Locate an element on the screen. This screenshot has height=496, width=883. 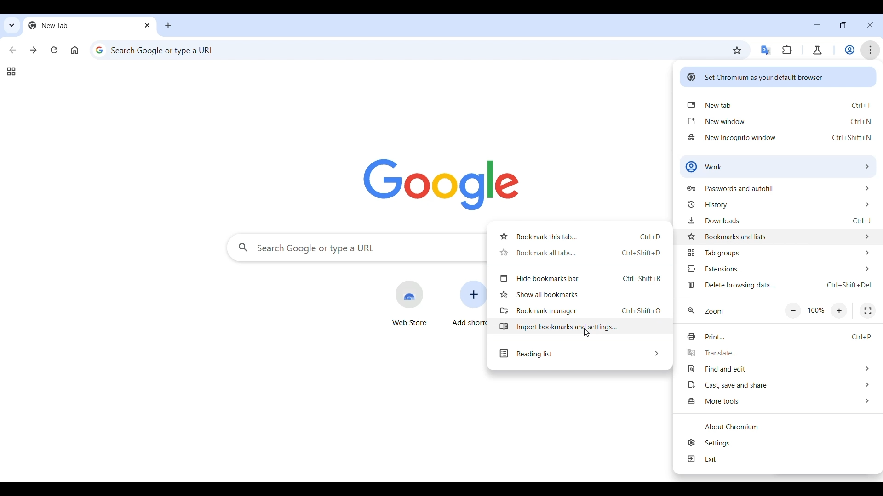
Tab groups is located at coordinates (780, 254).